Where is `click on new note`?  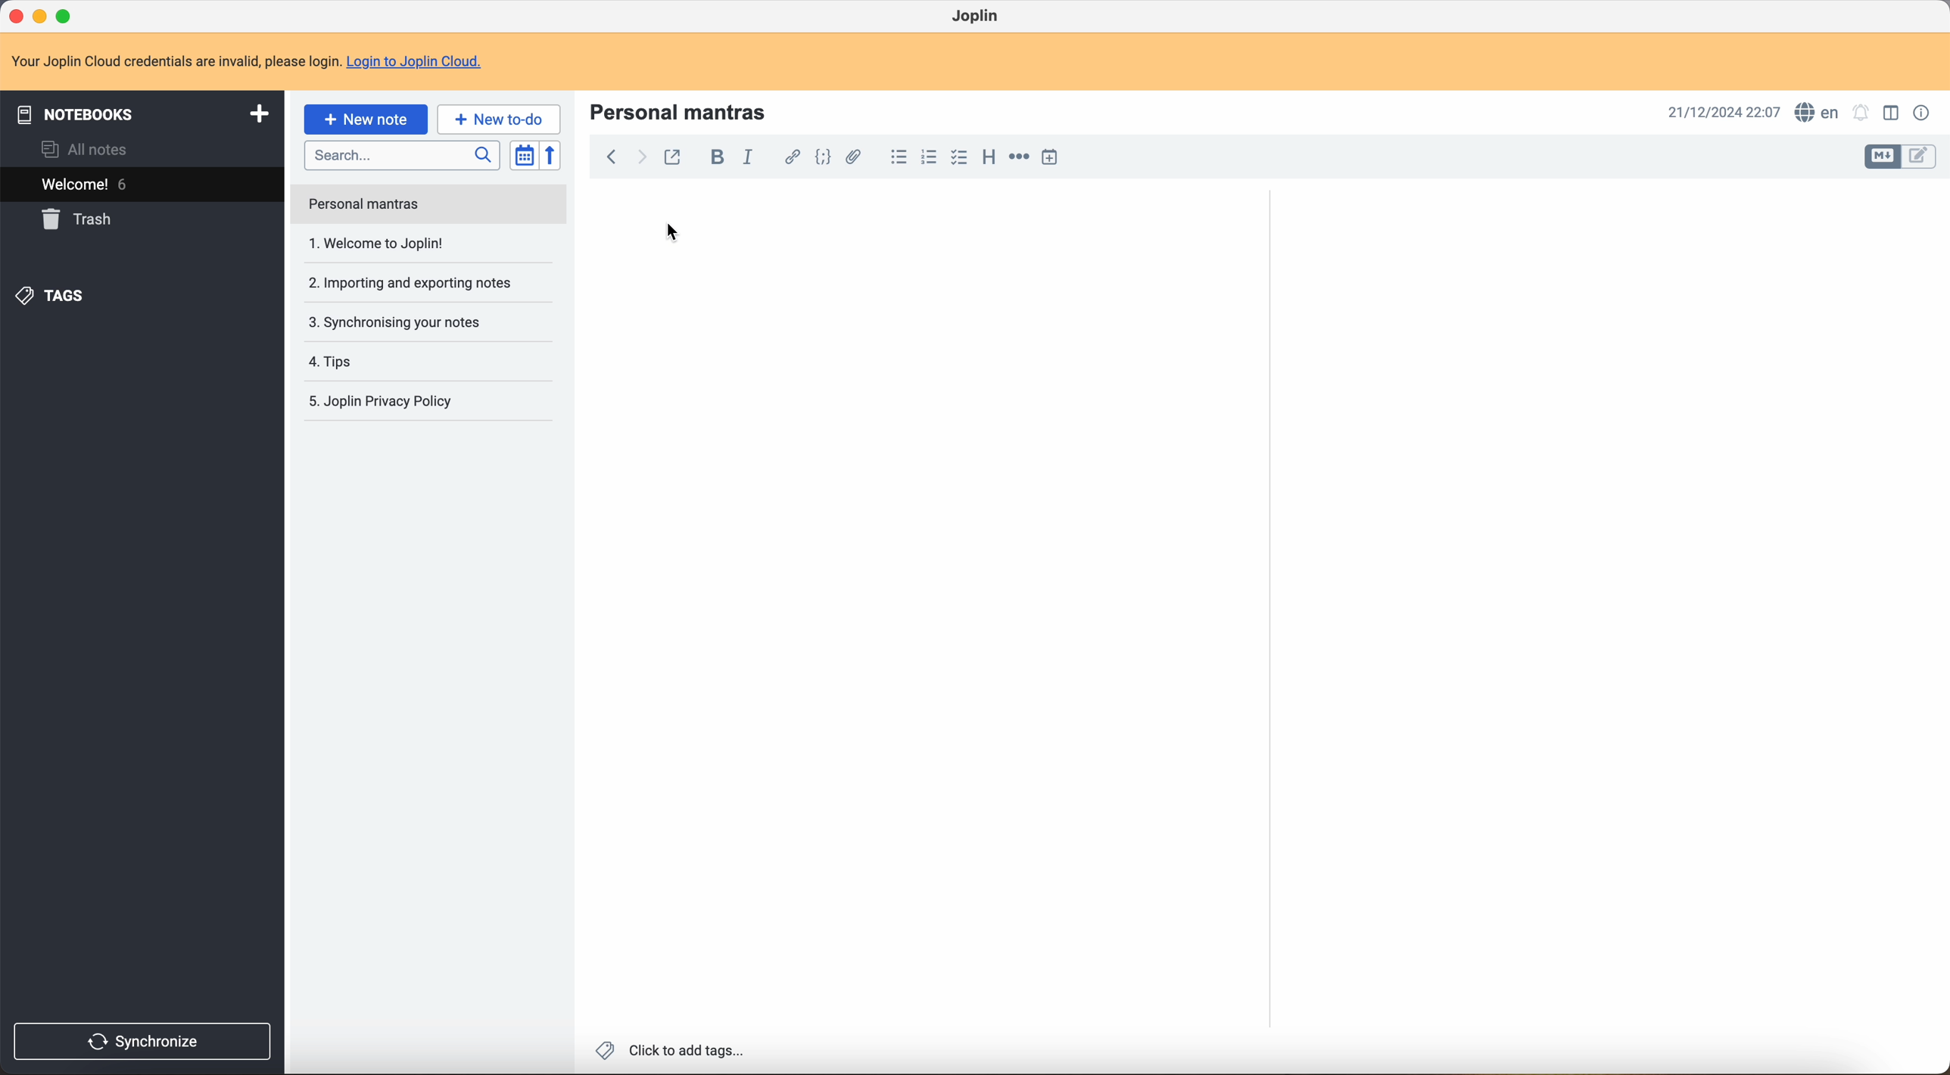 click on new note is located at coordinates (366, 120).